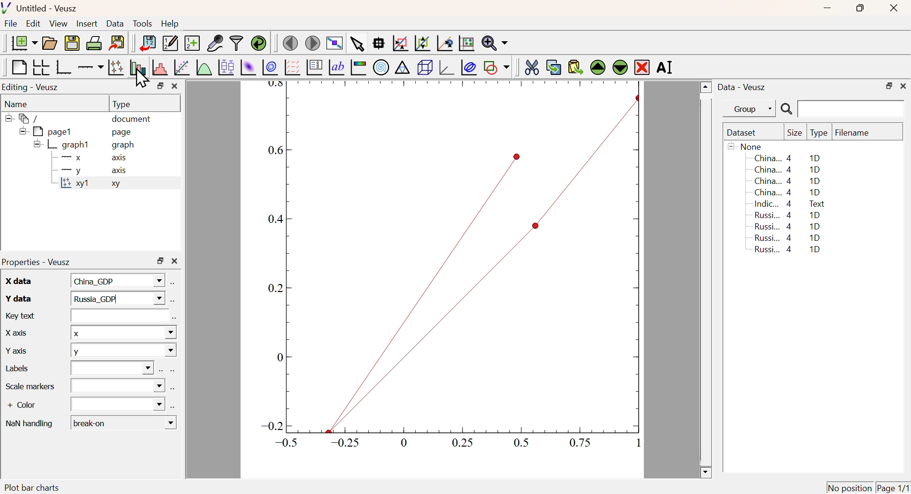 This screenshot has height=494, width=911. I want to click on Draw rectangle to zoom graph axis, so click(400, 43).